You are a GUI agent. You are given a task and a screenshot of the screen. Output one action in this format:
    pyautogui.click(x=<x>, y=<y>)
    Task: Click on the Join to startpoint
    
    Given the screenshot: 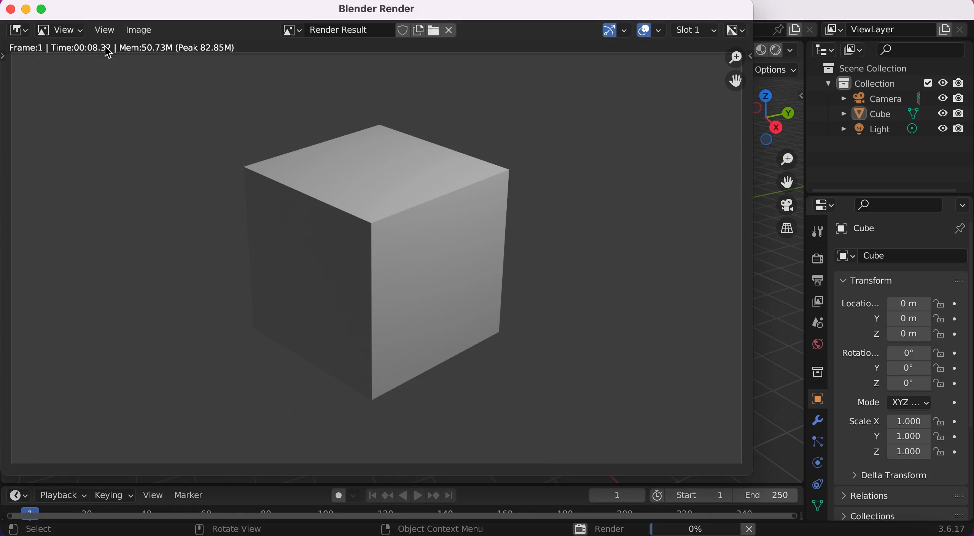 What is the action you would take?
    pyautogui.click(x=371, y=495)
    